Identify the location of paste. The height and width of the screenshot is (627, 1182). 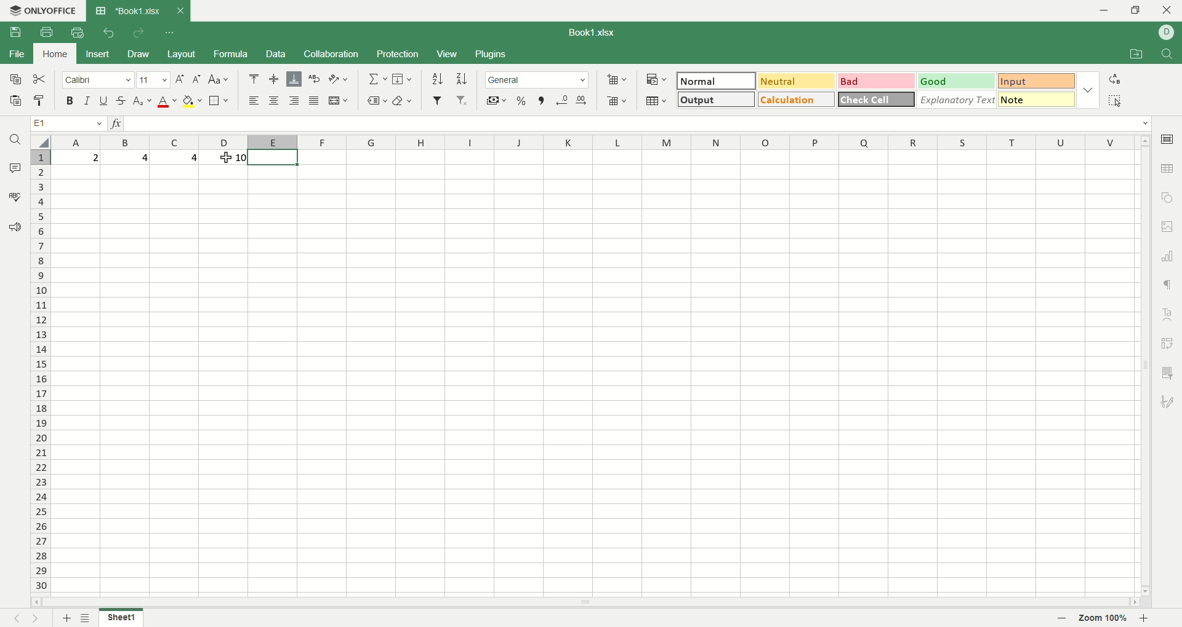
(14, 100).